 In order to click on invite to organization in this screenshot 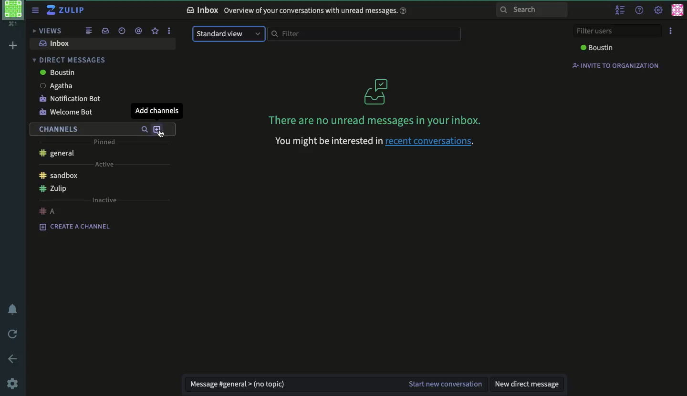, I will do `click(616, 66)`.